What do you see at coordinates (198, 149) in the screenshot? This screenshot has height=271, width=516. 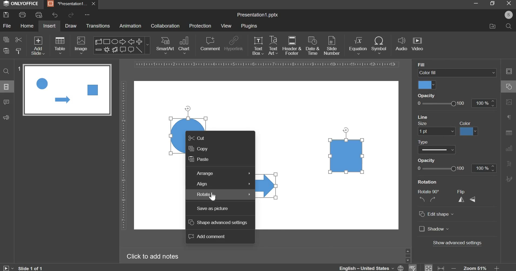 I see `copy` at bounding box center [198, 149].